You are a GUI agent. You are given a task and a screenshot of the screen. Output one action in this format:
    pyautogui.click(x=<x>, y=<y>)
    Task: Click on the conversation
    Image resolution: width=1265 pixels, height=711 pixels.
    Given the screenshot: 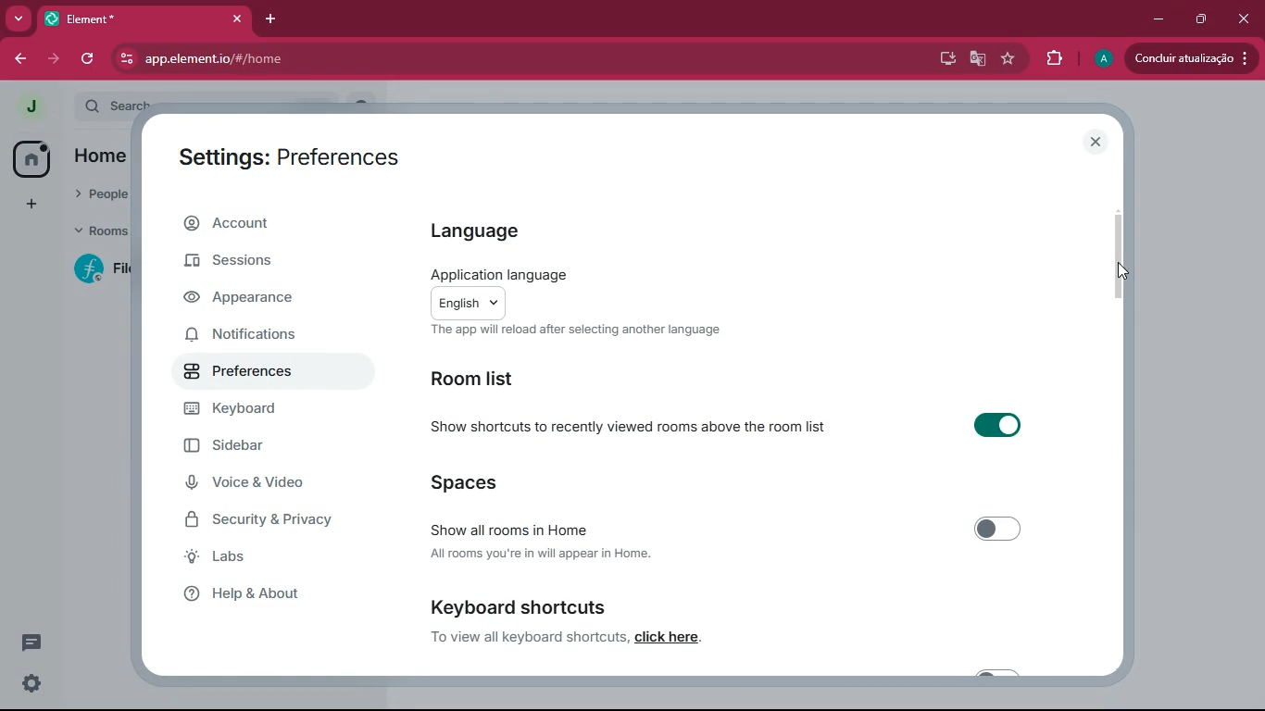 What is the action you would take?
    pyautogui.click(x=31, y=645)
    